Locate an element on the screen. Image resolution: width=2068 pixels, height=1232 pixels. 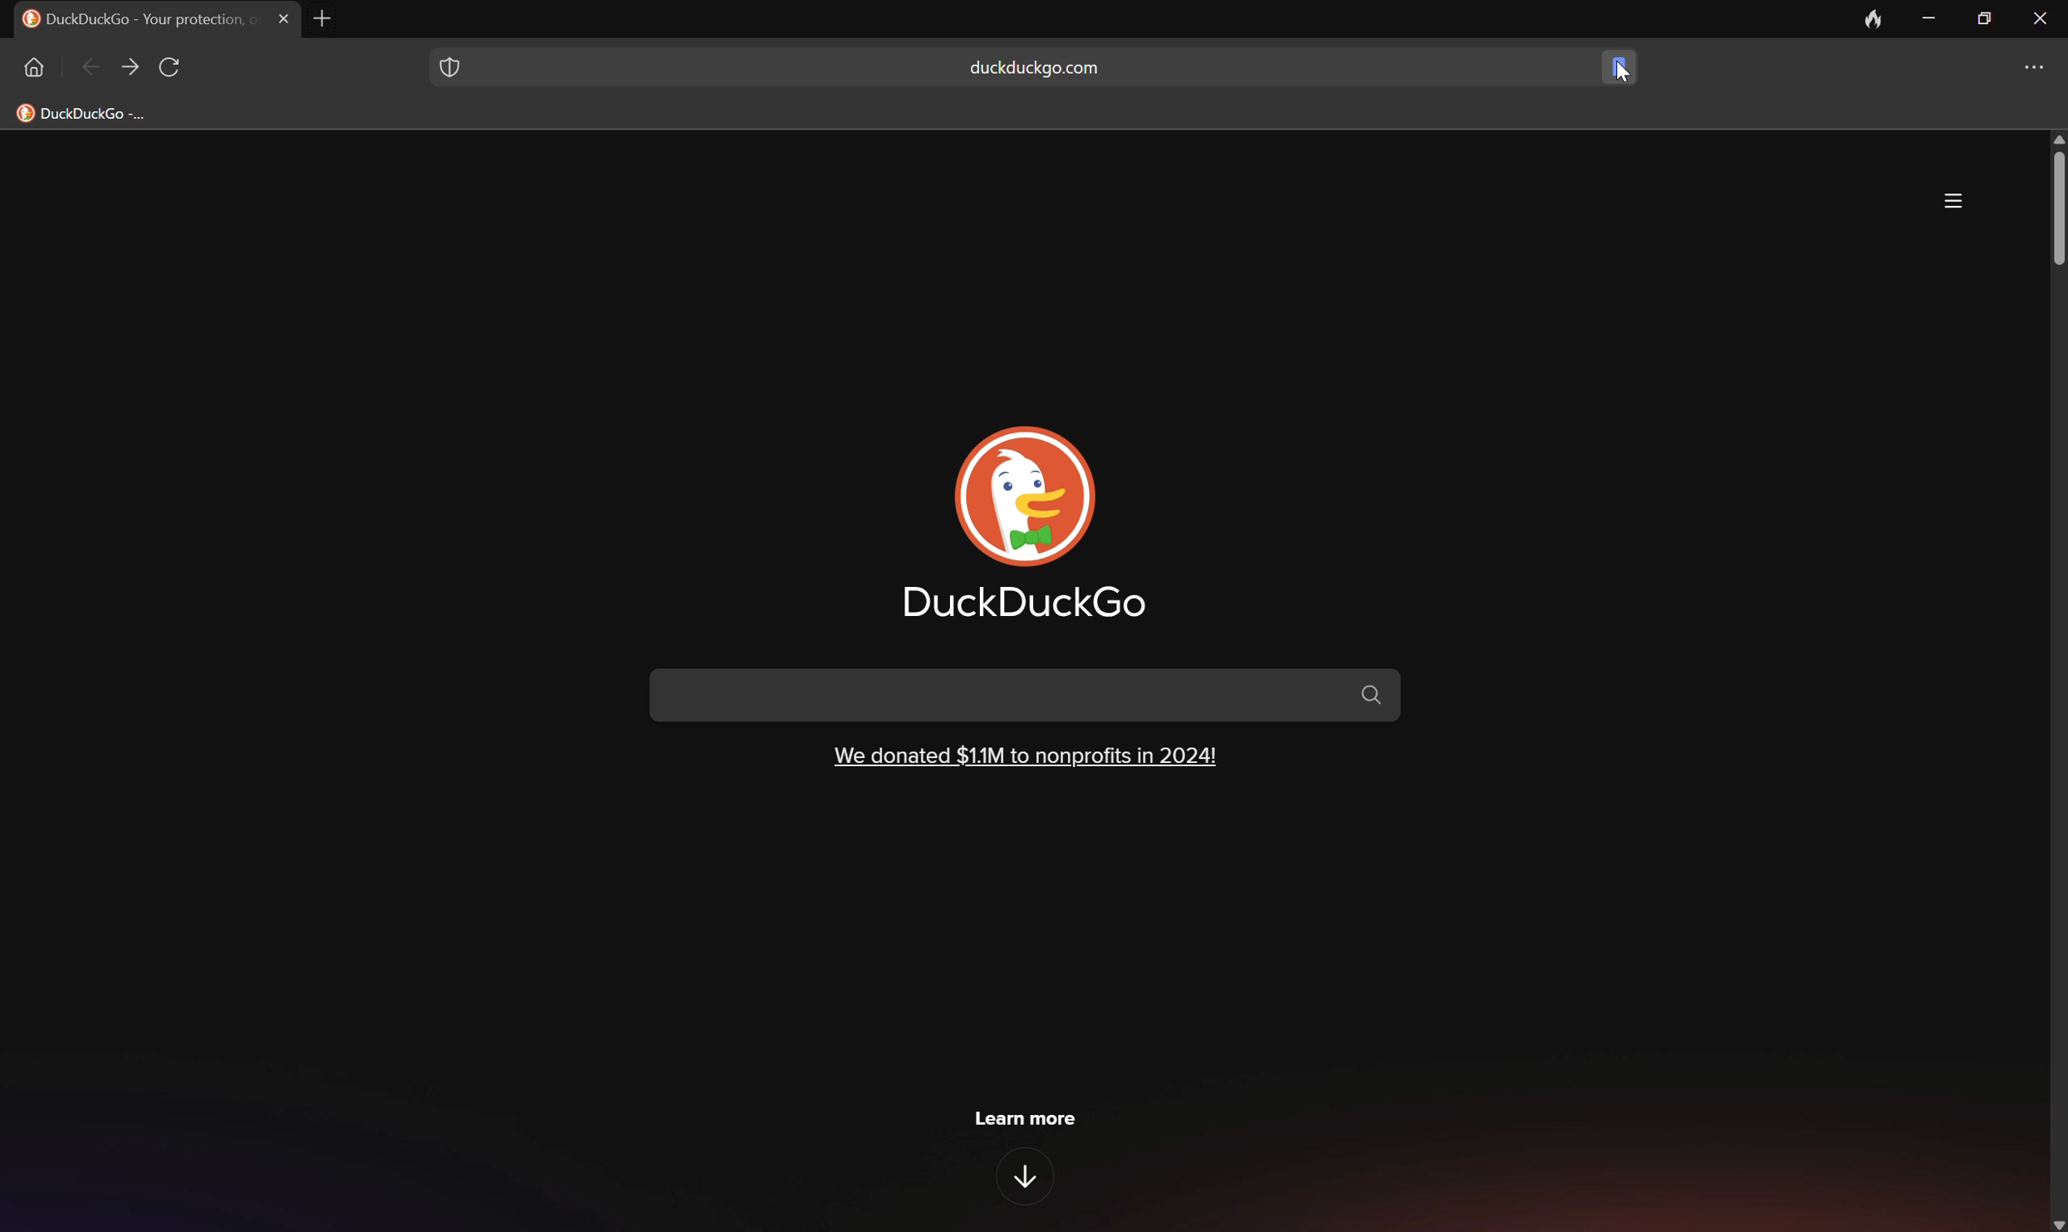
Import Bookmarks is located at coordinates (96, 112).